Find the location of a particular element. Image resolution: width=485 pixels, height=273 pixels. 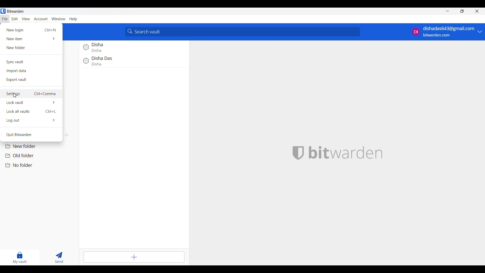

Close interface is located at coordinates (477, 11).